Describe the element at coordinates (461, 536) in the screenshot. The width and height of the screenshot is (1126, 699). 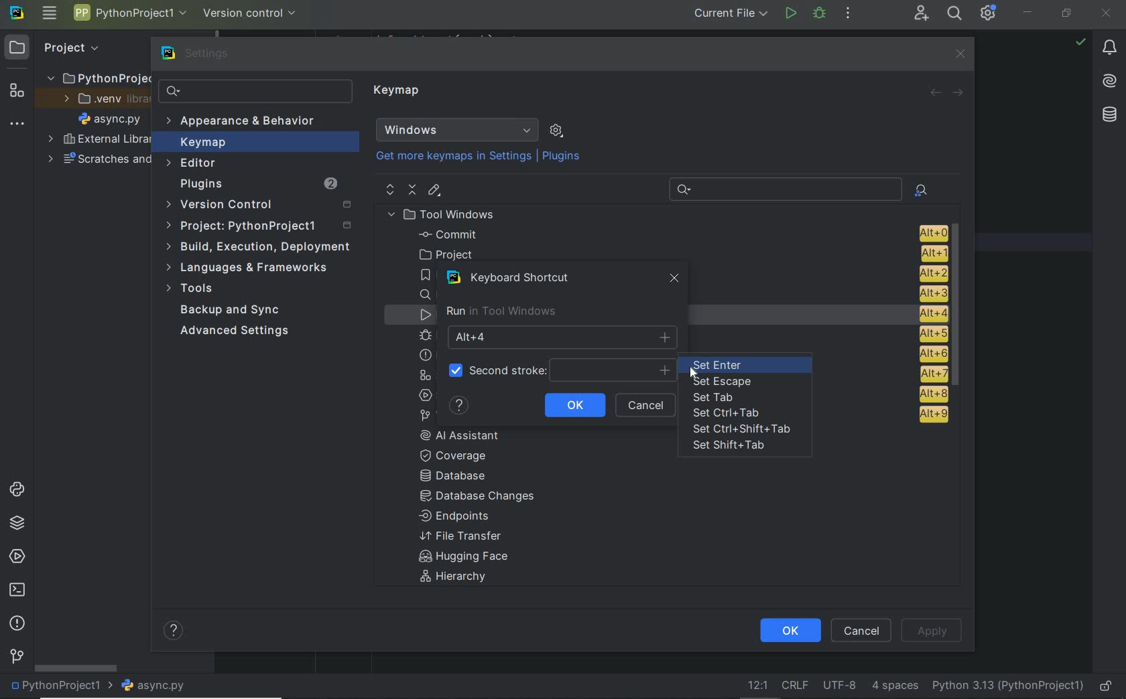
I see `File Transfer` at that location.